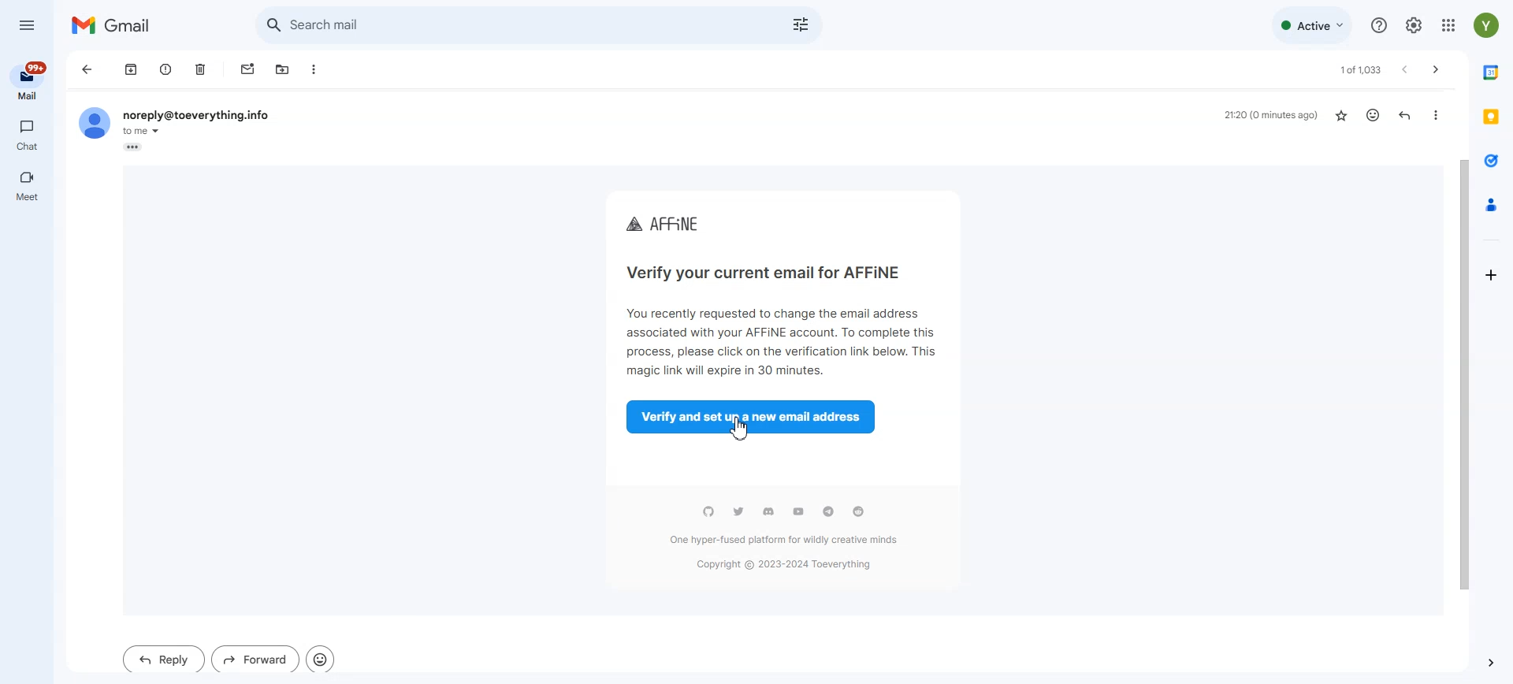 The image size is (1513, 684). I want to click on Delete mail, so click(201, 70).